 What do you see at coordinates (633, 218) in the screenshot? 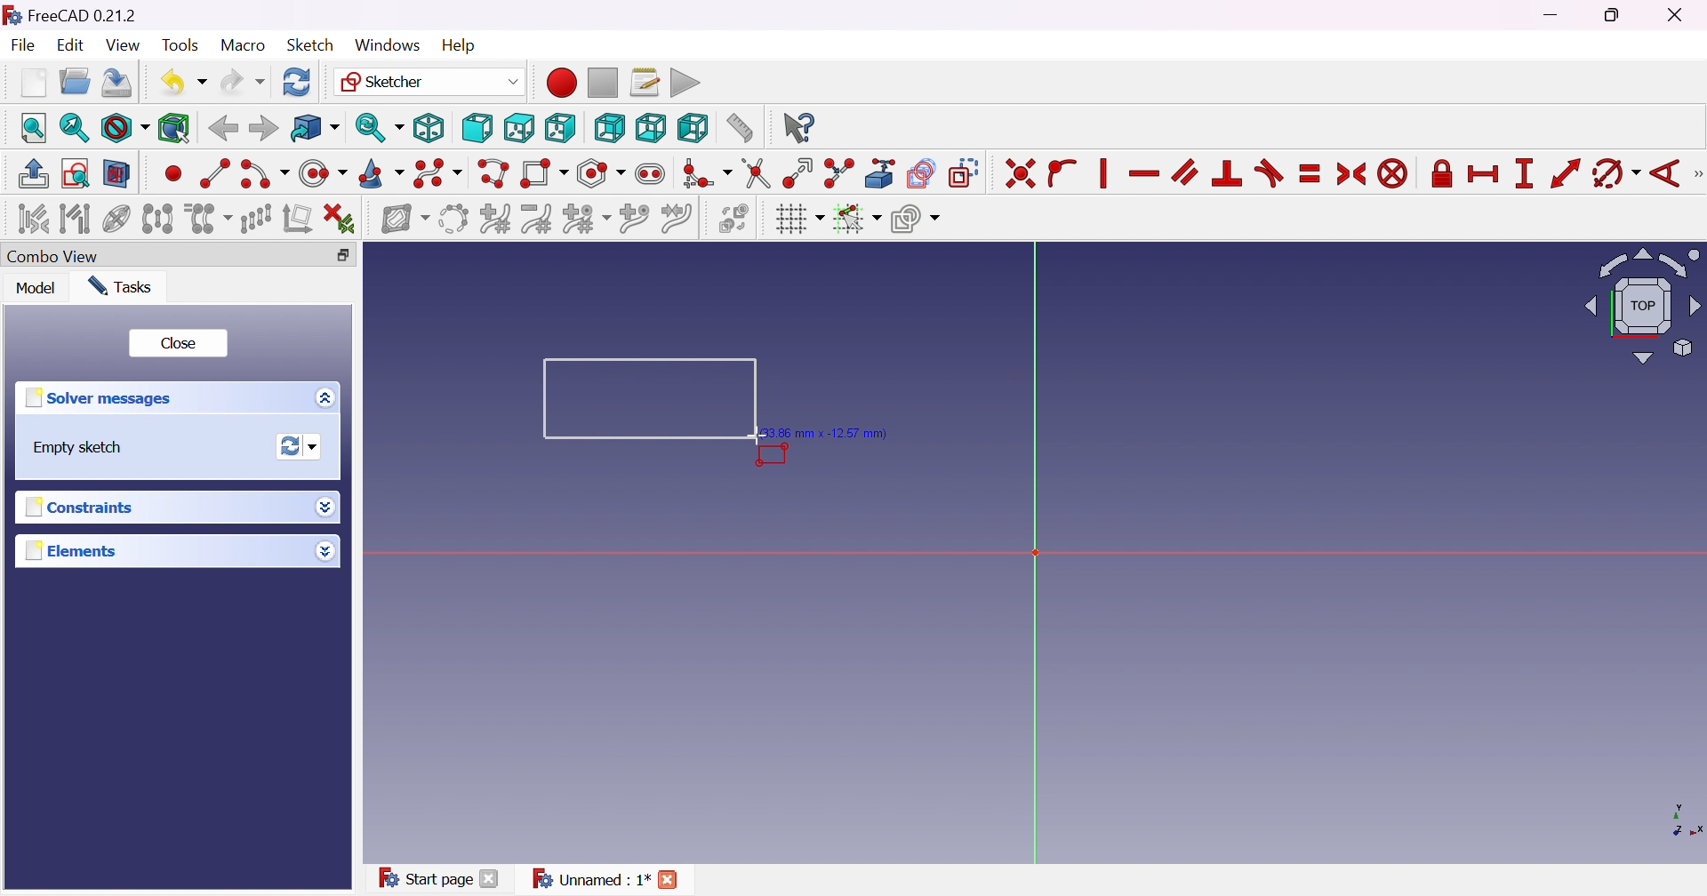
I see `Insert knot` at bounding box center [633, 218].